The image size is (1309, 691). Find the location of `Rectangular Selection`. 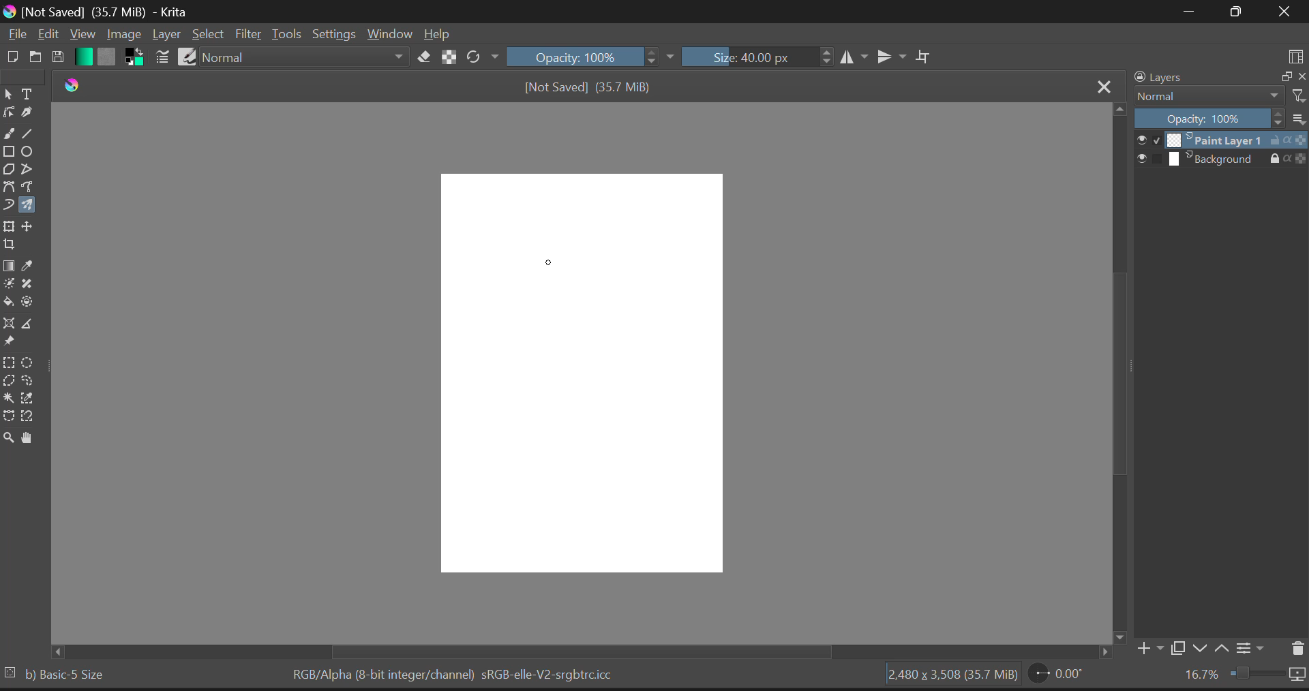

Rectangular Selection is located at coordinates (11, 363).